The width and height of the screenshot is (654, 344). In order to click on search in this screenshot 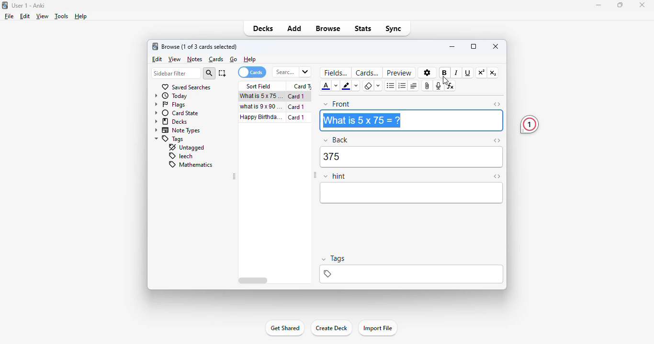, I will do `click(292, 72)`.